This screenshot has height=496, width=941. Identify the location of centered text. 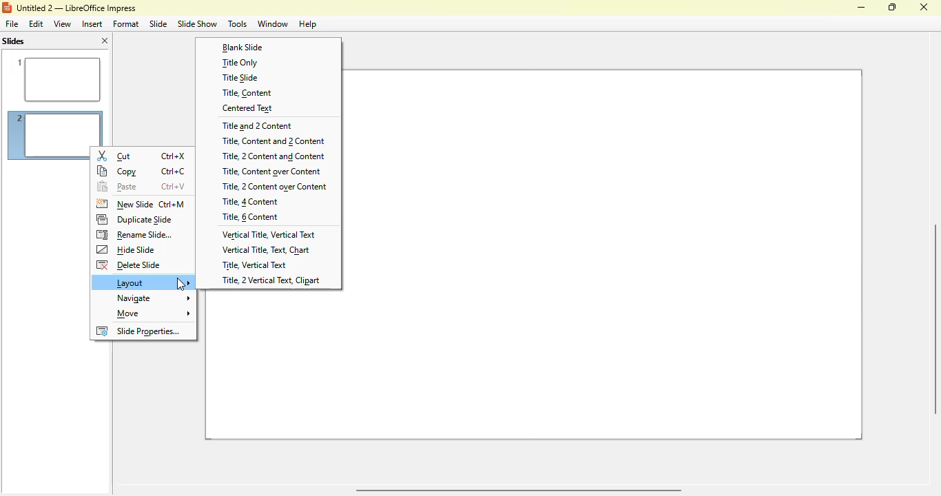
(247, 108).